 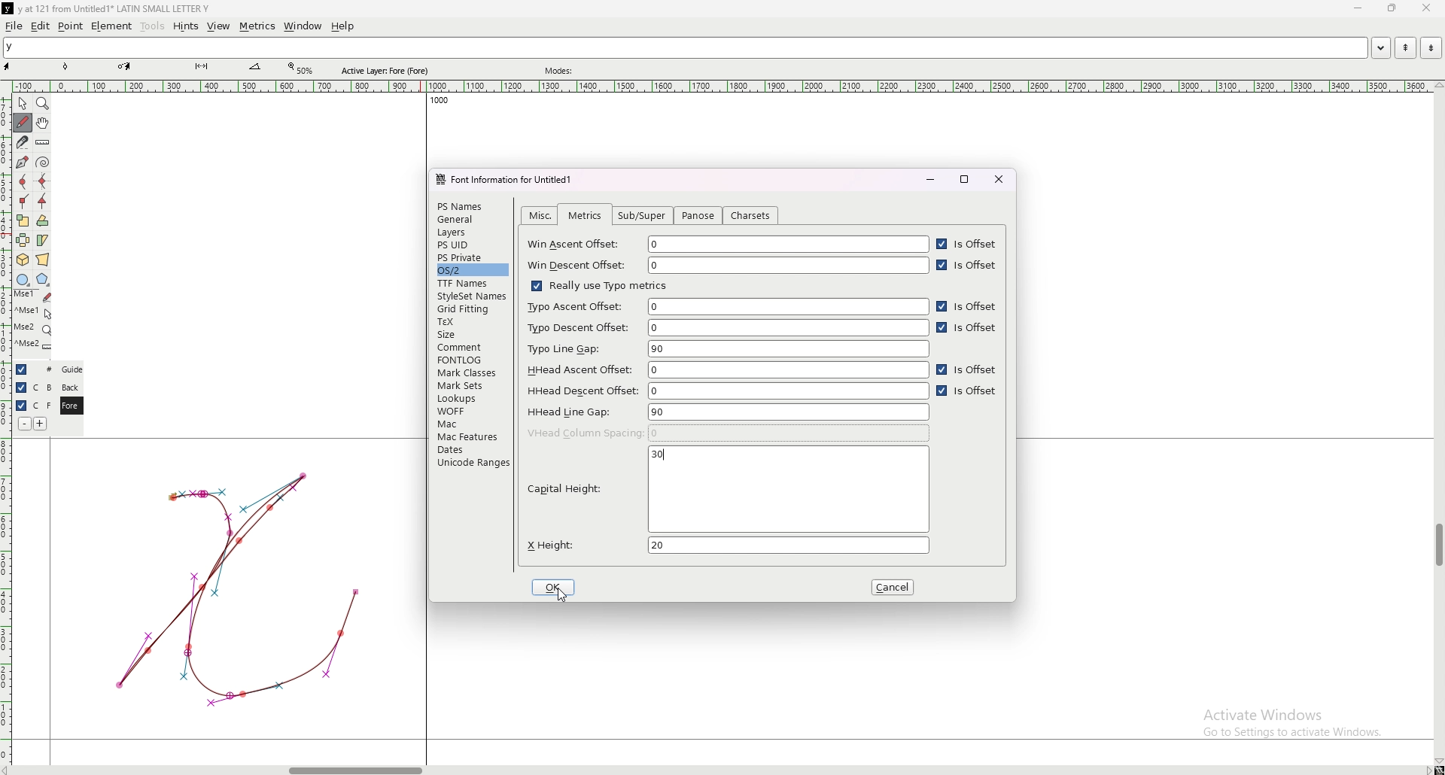 I want to click on grid fitting, so click(x=470, y=309).